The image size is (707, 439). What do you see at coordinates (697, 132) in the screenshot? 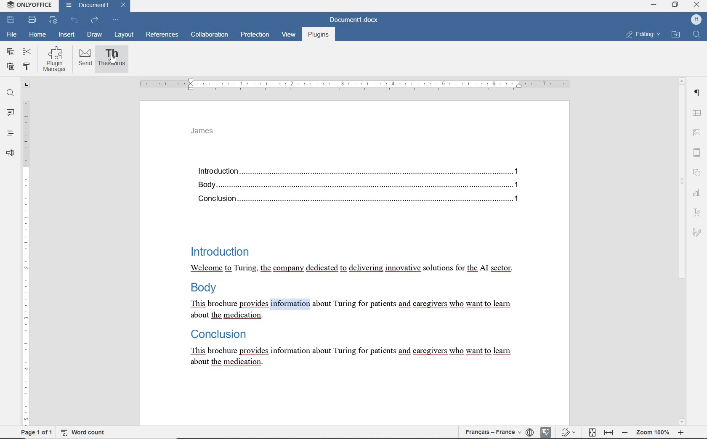
I see `IMAGE` at bounding box center [697, 132].